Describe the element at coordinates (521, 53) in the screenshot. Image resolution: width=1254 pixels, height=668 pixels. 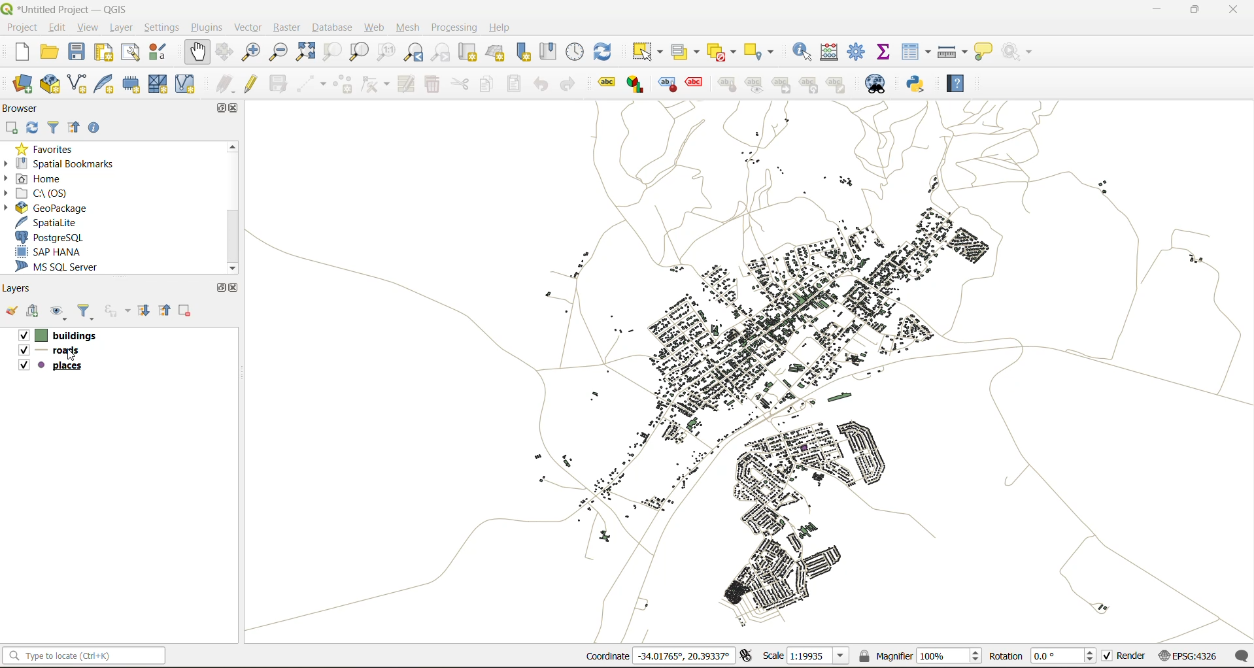
I see `new spatial bookmark` at that location.